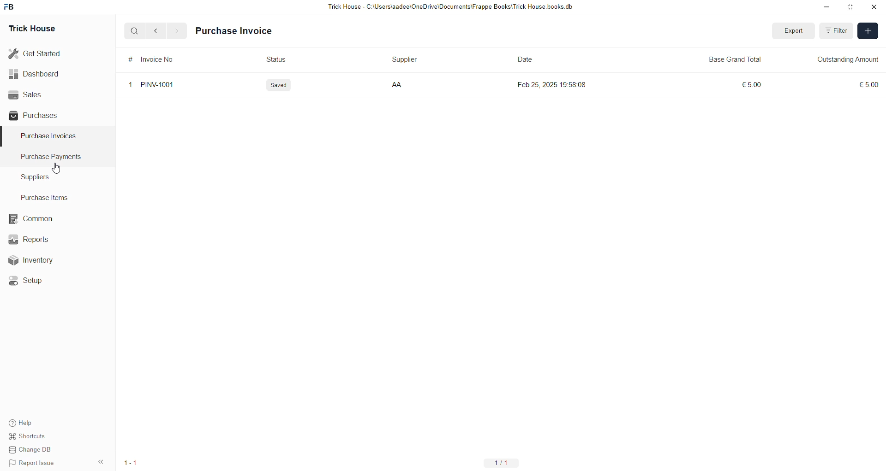  What do you see at coordinates (28, 436) in the screenshot?
I see `Shortcuts` at bounding box center [28, 436].